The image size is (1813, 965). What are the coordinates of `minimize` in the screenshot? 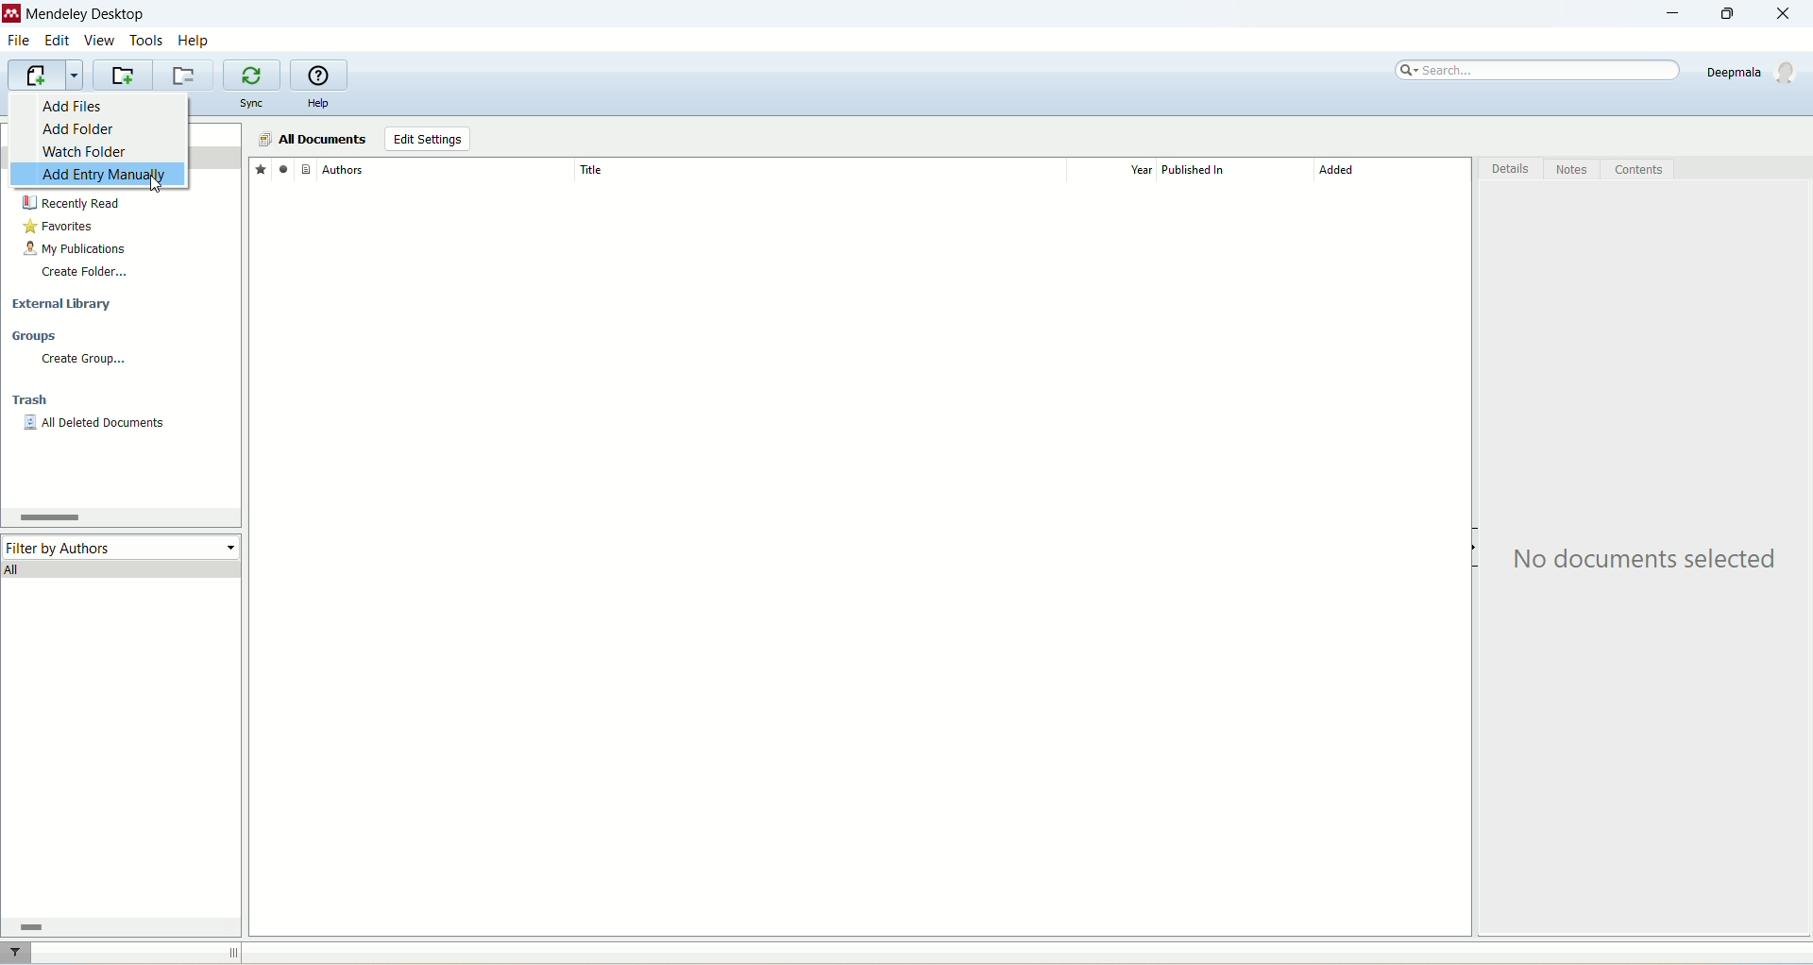 It's located at (1669, 14).